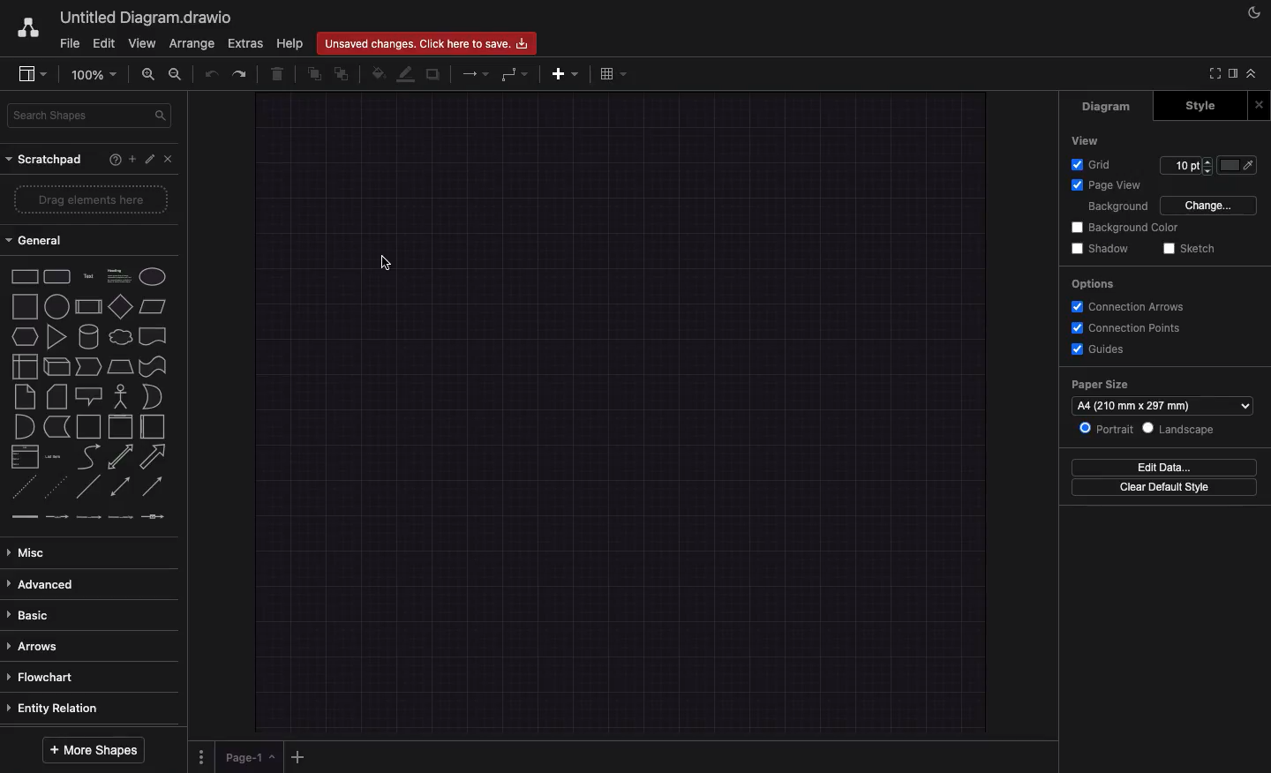 The image size is (1271, 773). I want to click on card, so click(56, 396).